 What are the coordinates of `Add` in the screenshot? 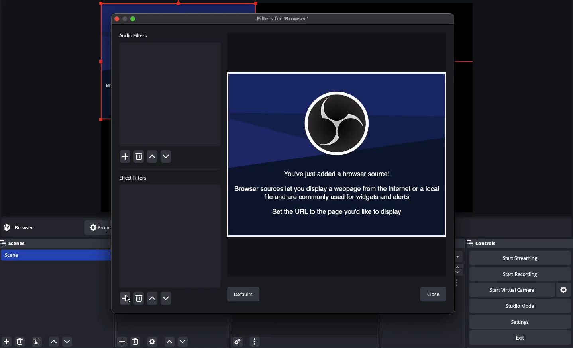 It's located at (122, 341).